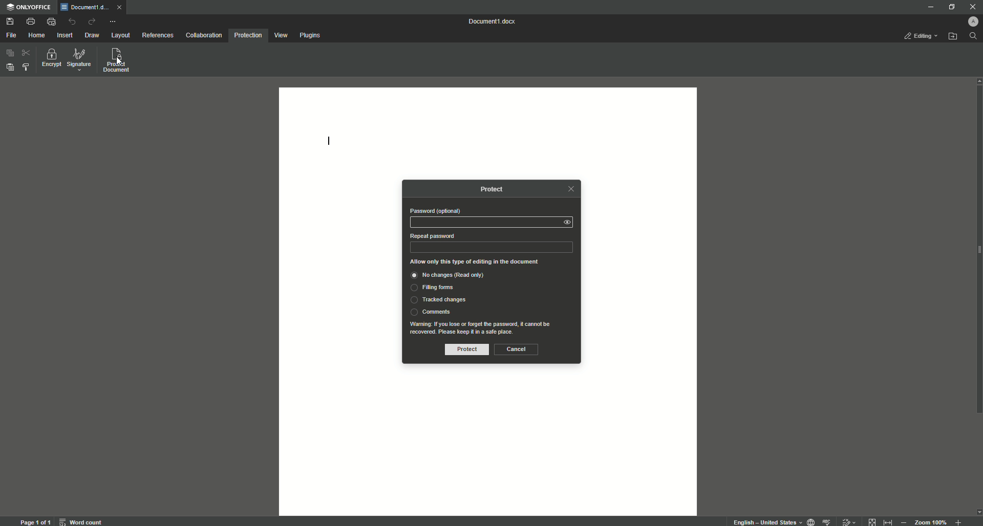 The height and width of the screenshot is (526, 983). I want to click on scroll up, so click(977, 81).